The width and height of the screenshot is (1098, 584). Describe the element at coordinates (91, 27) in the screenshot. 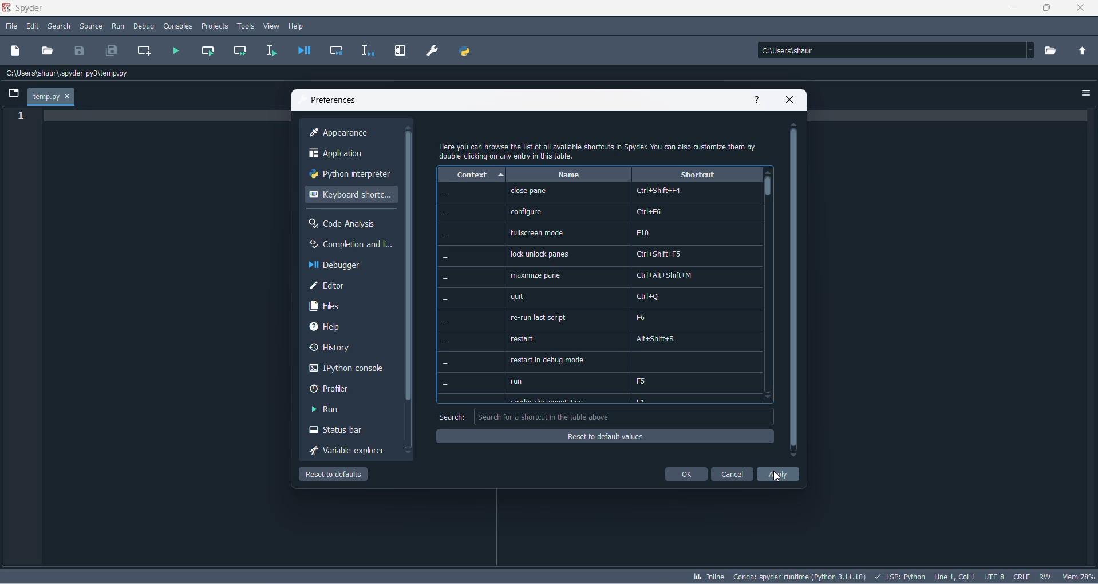

I see `source` at that location.